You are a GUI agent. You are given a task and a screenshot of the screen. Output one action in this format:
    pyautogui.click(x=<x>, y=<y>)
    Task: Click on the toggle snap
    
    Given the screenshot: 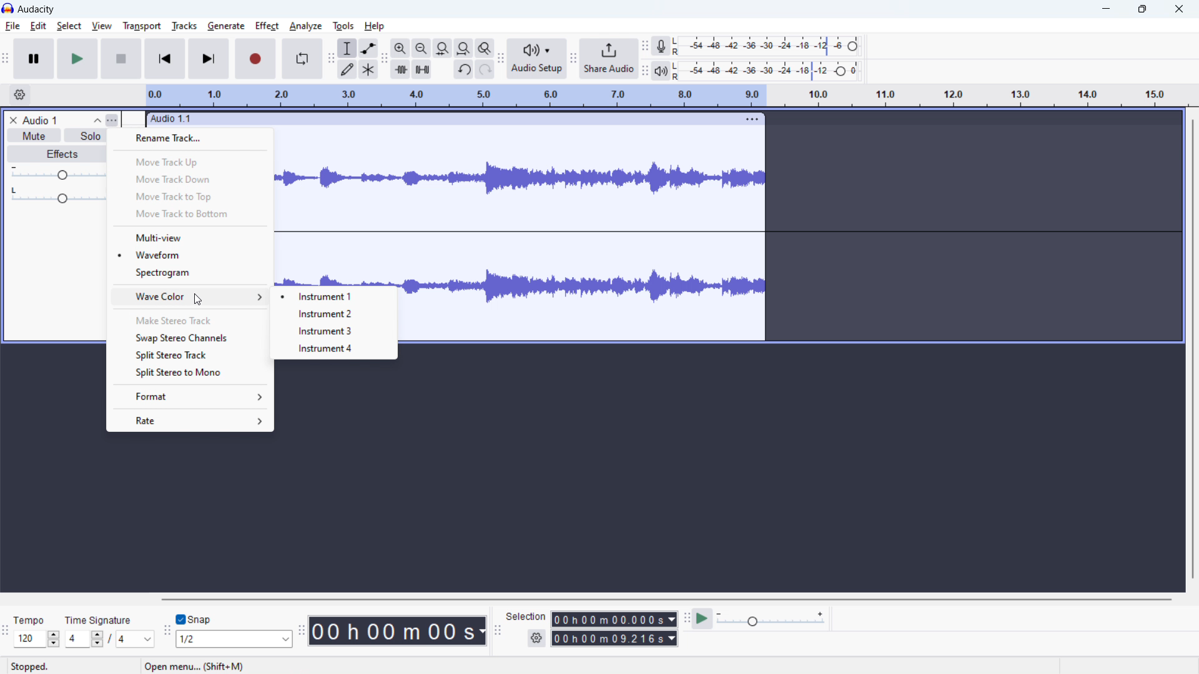 What is the action you would take?
    pyautogui.click(x=195, y=620)
    